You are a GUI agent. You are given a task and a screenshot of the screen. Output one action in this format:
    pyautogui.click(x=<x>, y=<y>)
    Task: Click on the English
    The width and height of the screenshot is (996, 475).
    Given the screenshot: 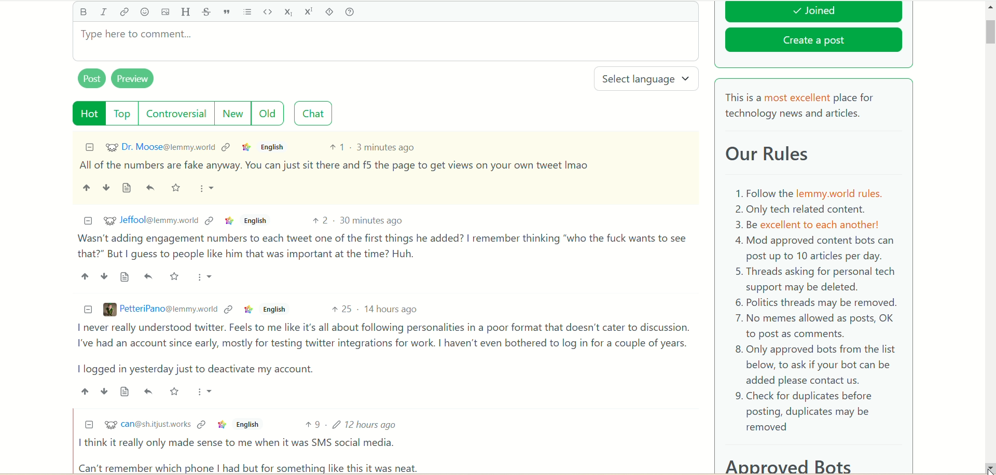 What is the action you would take?
    pyautogui.click(x=255, y=220)
    